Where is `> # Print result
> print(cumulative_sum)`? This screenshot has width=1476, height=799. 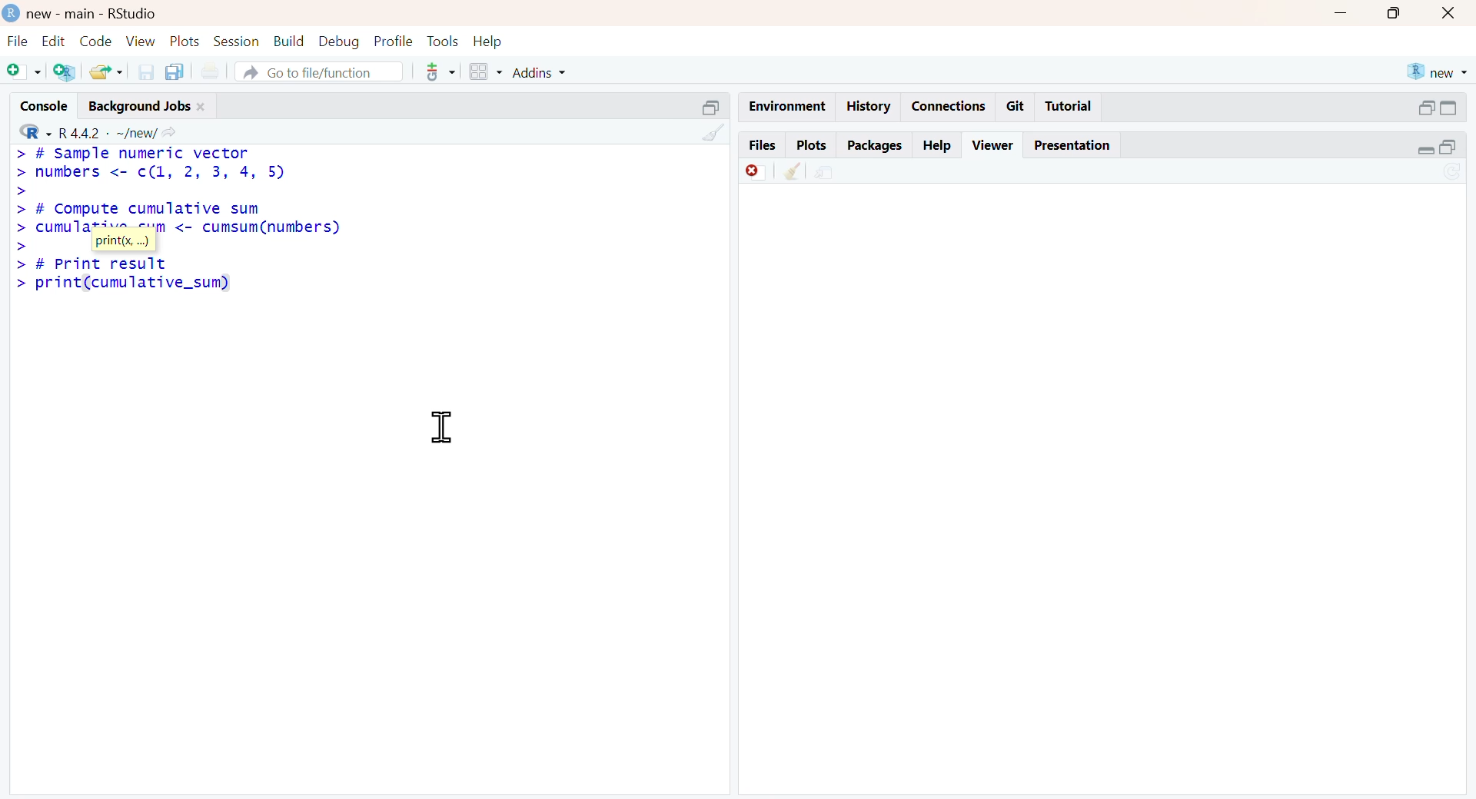 > # Print result
> print(cumulative_sum) is located at coordinates (126, 276).